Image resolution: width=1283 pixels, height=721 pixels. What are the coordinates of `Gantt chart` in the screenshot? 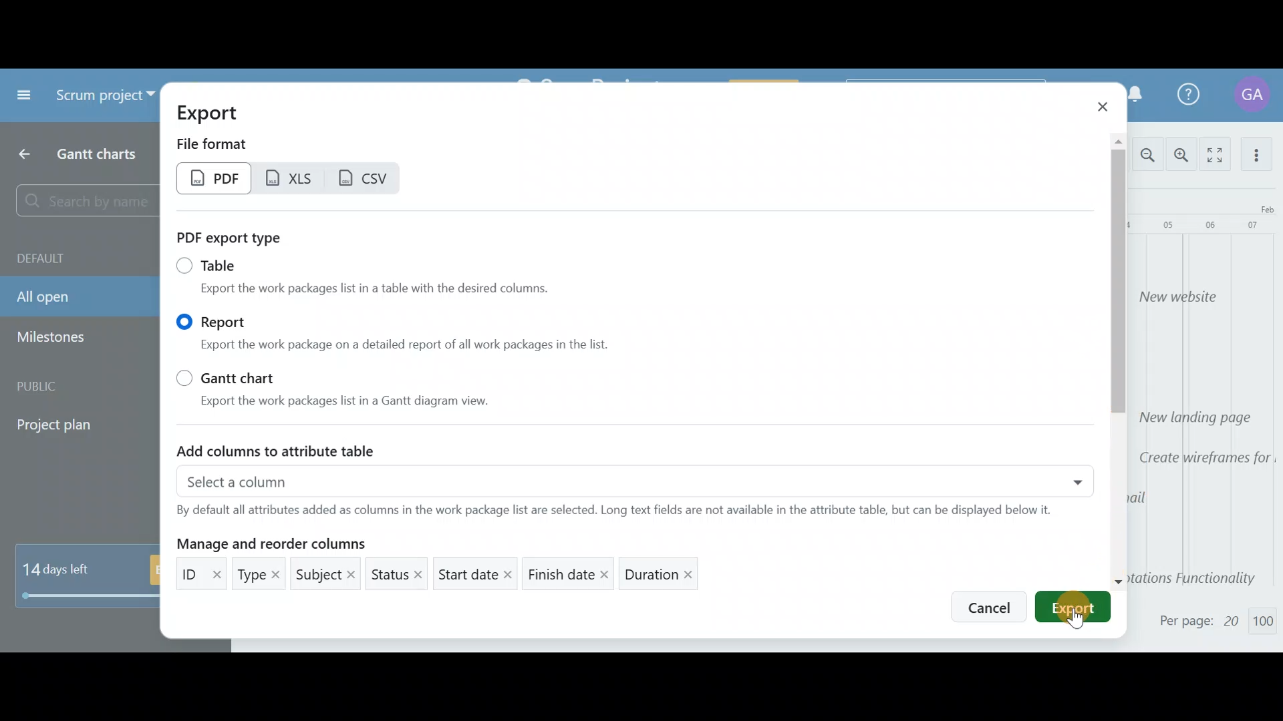 It's located at (218, 379).